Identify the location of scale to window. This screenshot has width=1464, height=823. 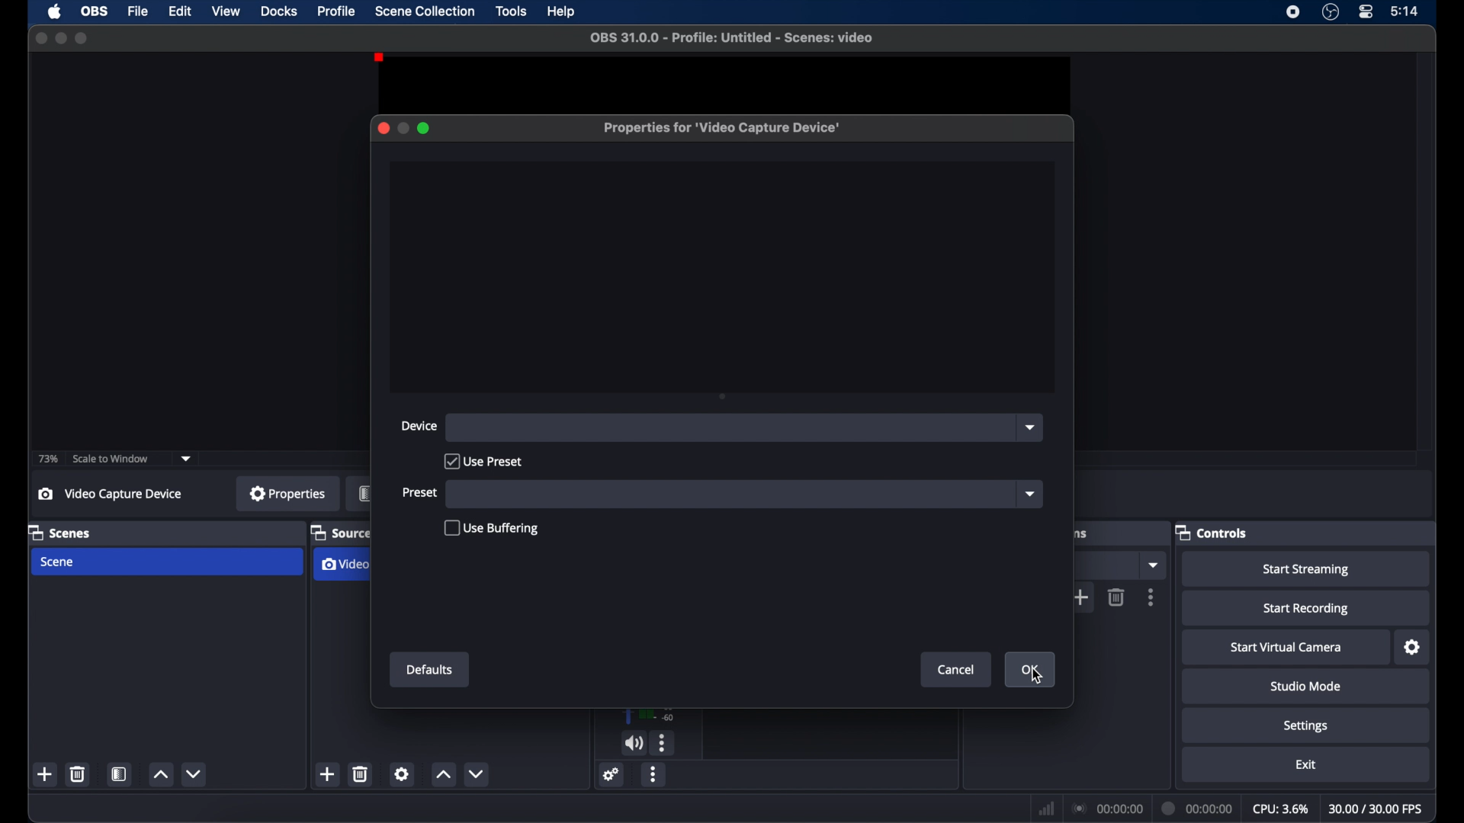
(113, 459).